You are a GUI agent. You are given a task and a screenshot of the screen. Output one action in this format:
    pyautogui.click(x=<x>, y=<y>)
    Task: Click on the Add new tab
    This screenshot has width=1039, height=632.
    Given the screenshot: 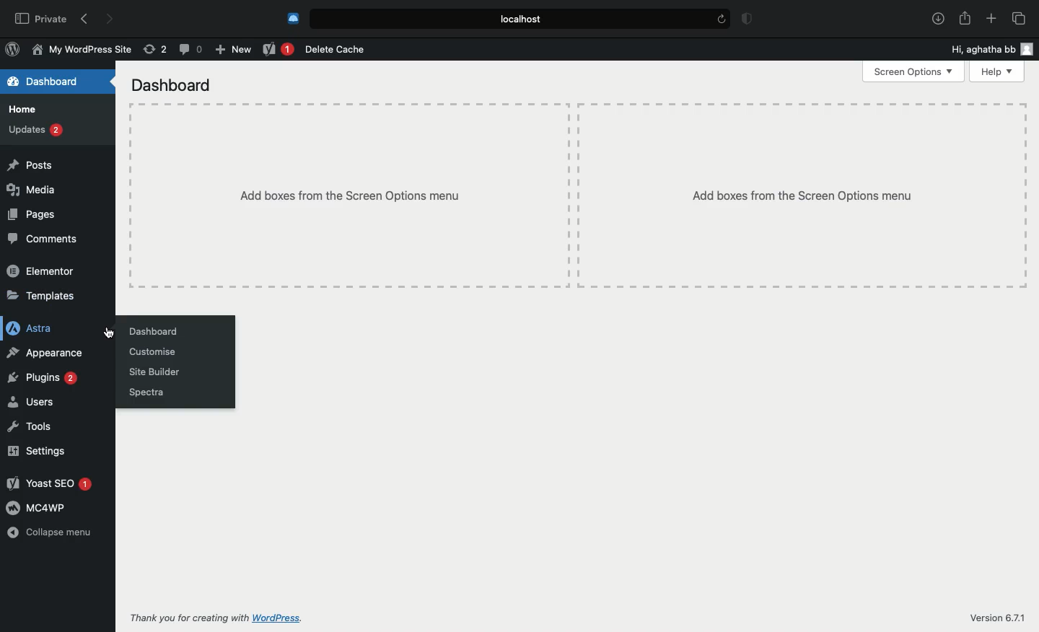 What is the action you would take?
    pyautogui.click(x=991, y=21)
    